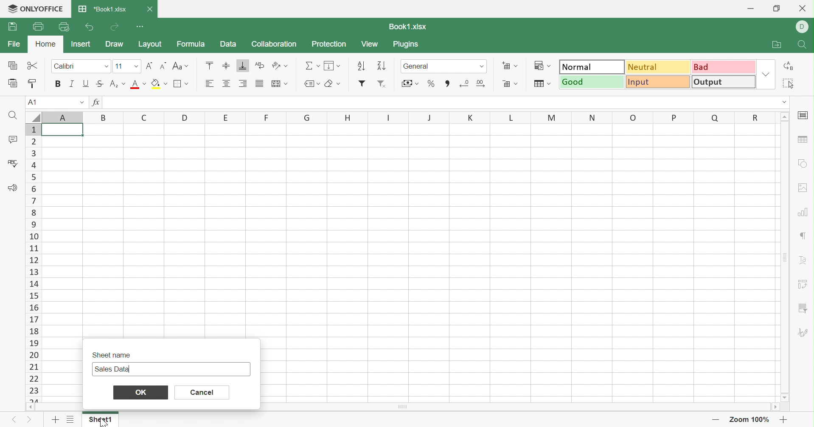 This screenshot has width=814, height=427. I want to click on Conditional formatting, so click(542, 65).